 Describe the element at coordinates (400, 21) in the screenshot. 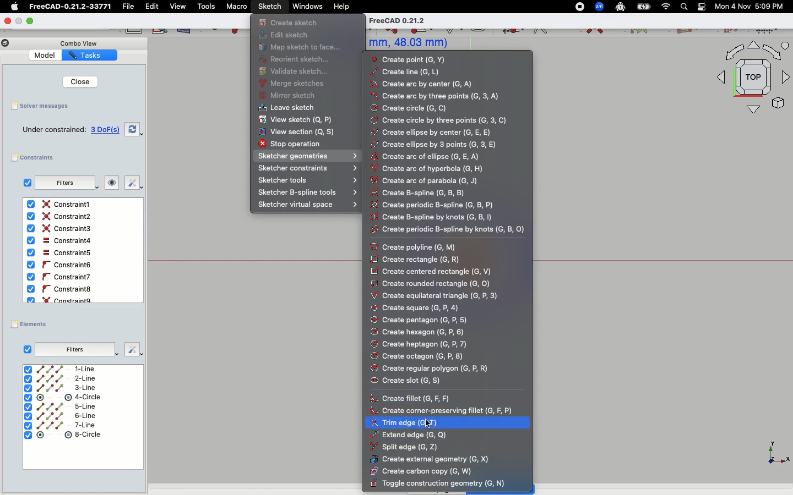

I see `FreeCAD 0.21.2` at that location.